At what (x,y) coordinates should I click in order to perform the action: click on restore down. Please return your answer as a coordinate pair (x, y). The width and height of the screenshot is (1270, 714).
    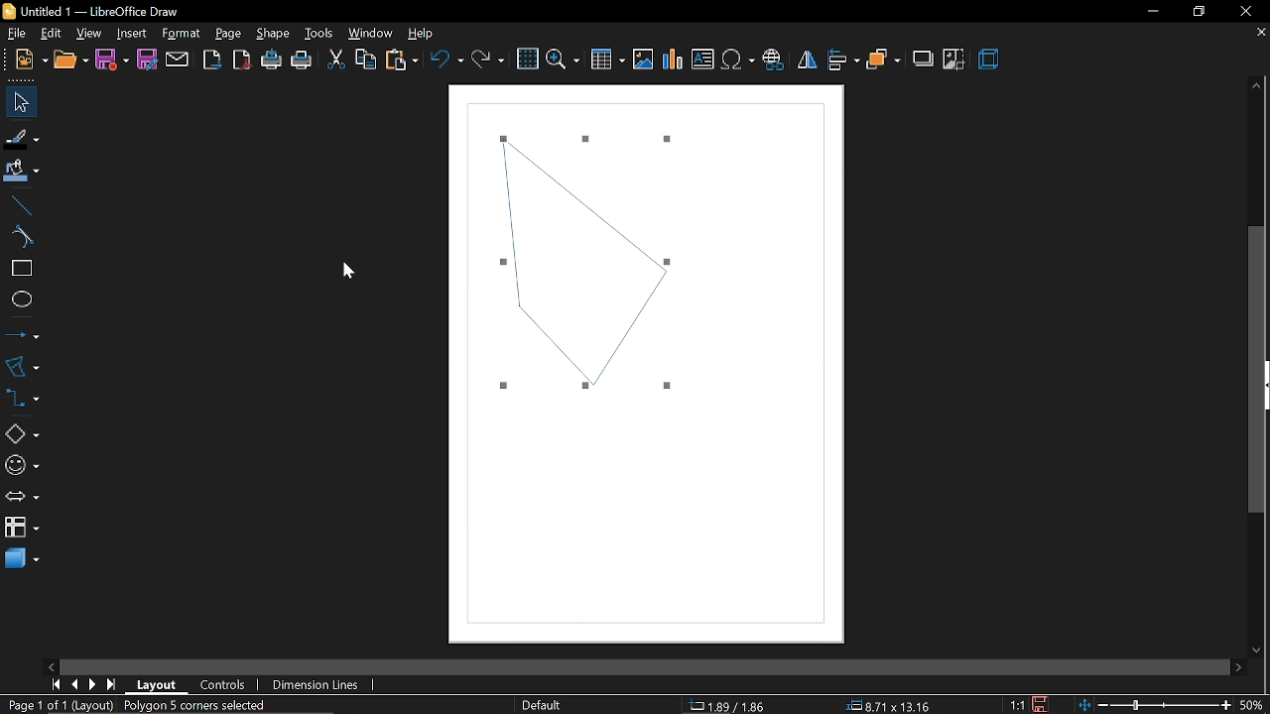
    Looking at the image, I should click on (1200, 11).